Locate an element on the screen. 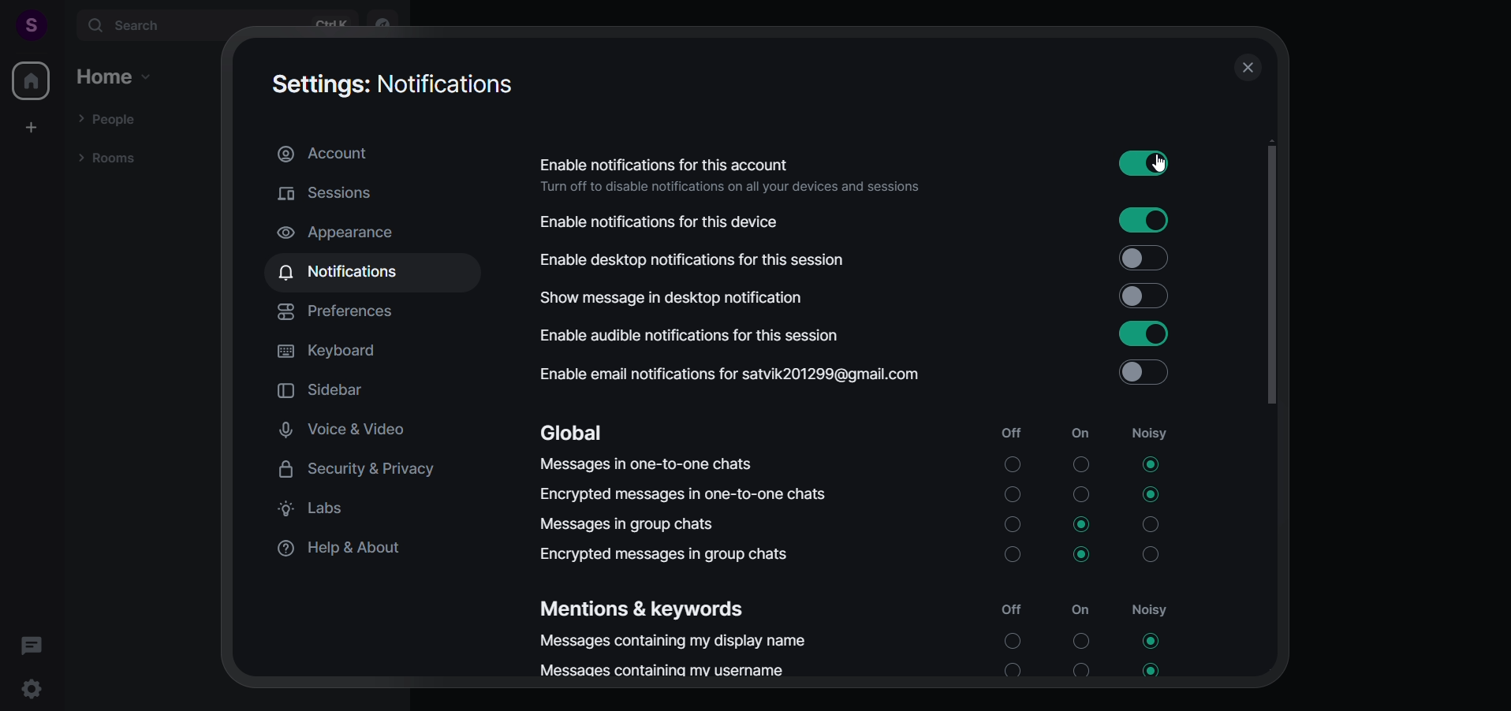 The height and width of the screenshot is (711, 1511). off is located at coordinates (1013, 433).